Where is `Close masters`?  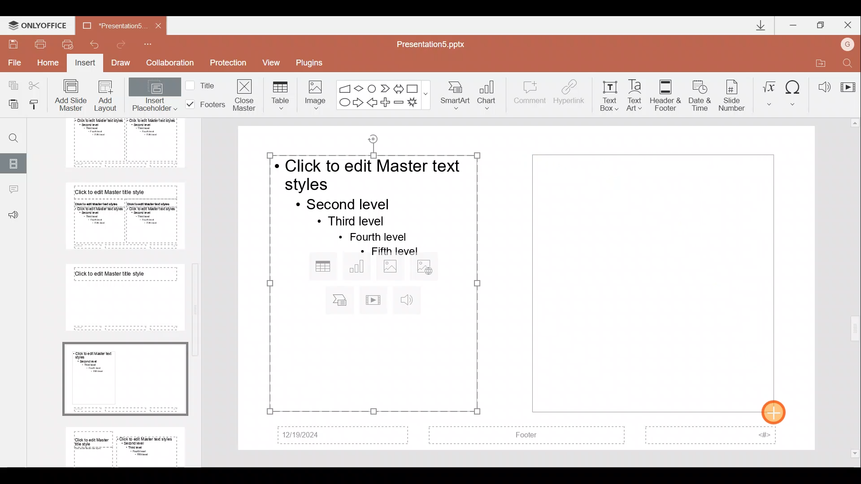 Close masters is located at coordinates (245, 95).